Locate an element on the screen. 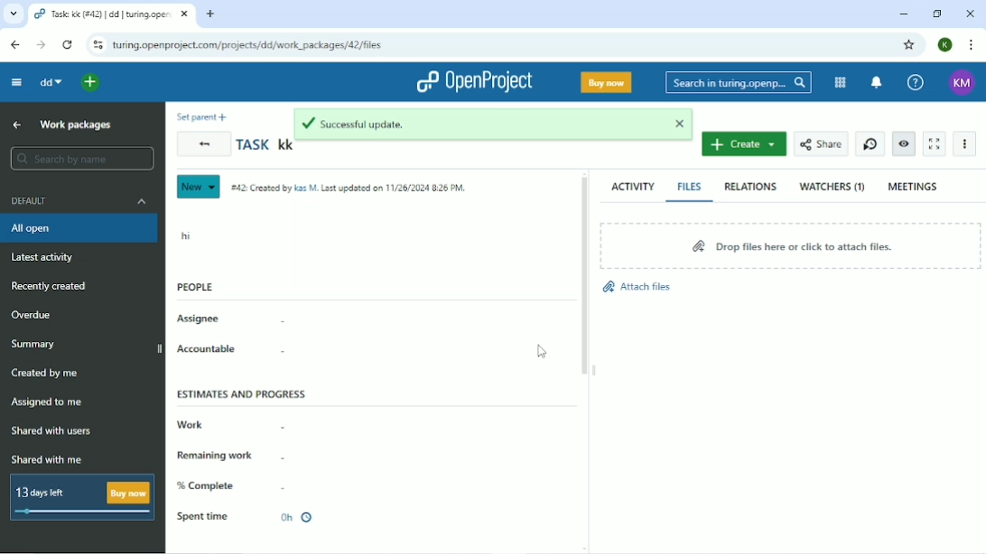 This screenshot has height=554, width=986. K is located at coordinates (944, 44).